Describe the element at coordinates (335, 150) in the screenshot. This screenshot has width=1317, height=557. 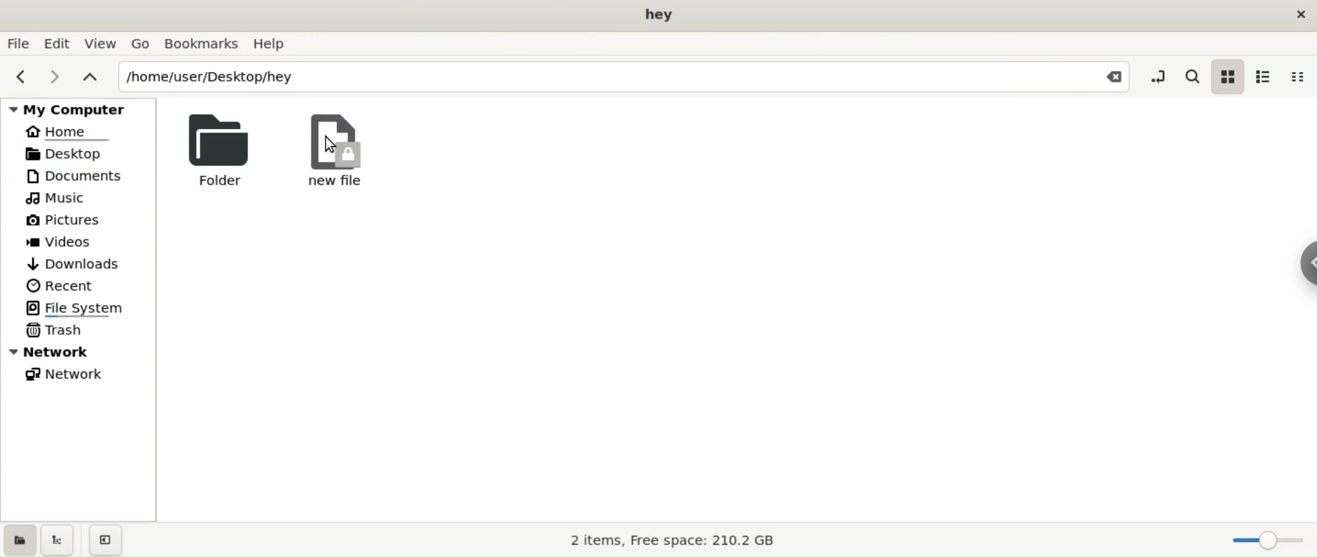
I see `new file` at that location.